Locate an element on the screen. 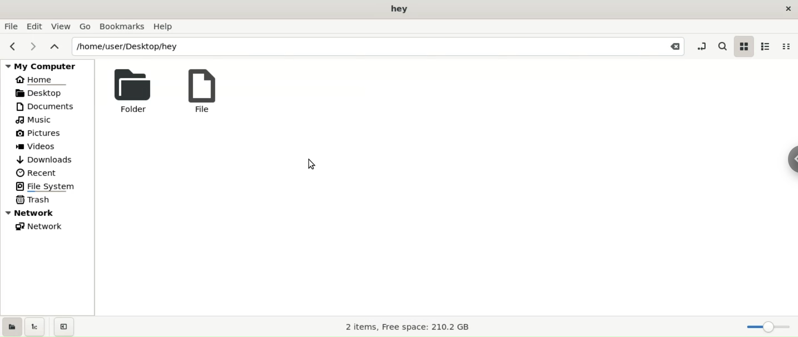 The width and height of the screenshot is (798, 337). help is located at coordinates (167, 27).